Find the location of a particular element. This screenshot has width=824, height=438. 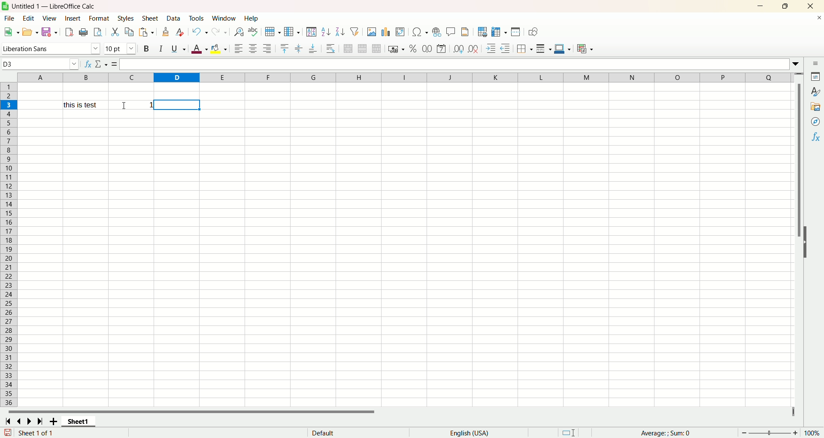

background color is located at coordinates (220, 48).